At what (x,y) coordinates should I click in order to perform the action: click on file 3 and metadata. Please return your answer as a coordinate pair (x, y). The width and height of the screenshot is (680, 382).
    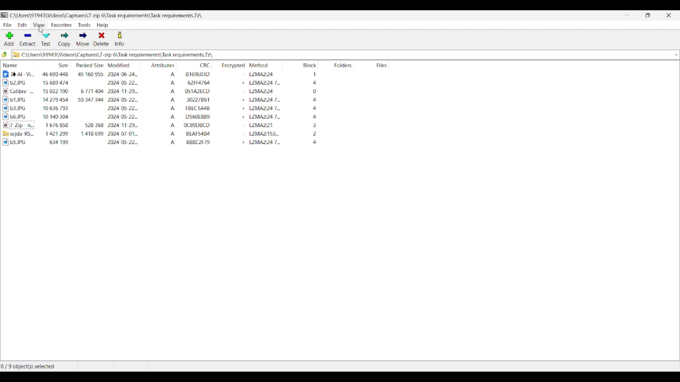
    Looking at the image, I should click on (194, 92).